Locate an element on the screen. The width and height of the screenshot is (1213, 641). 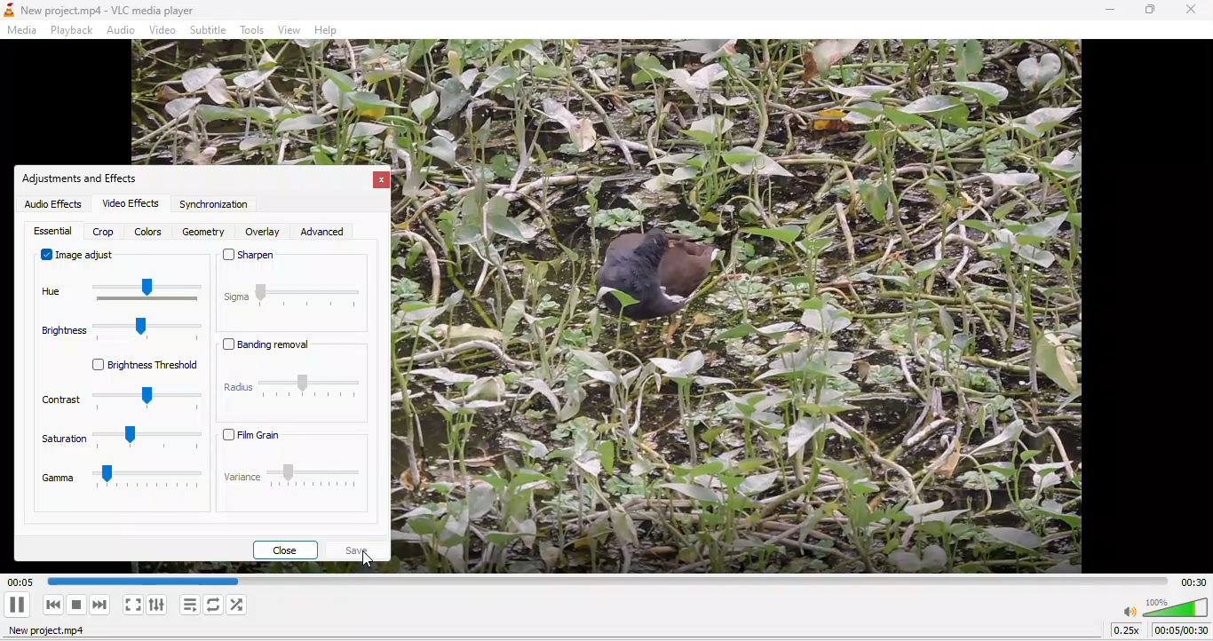
image adjust is located at coordinates (79, 257).